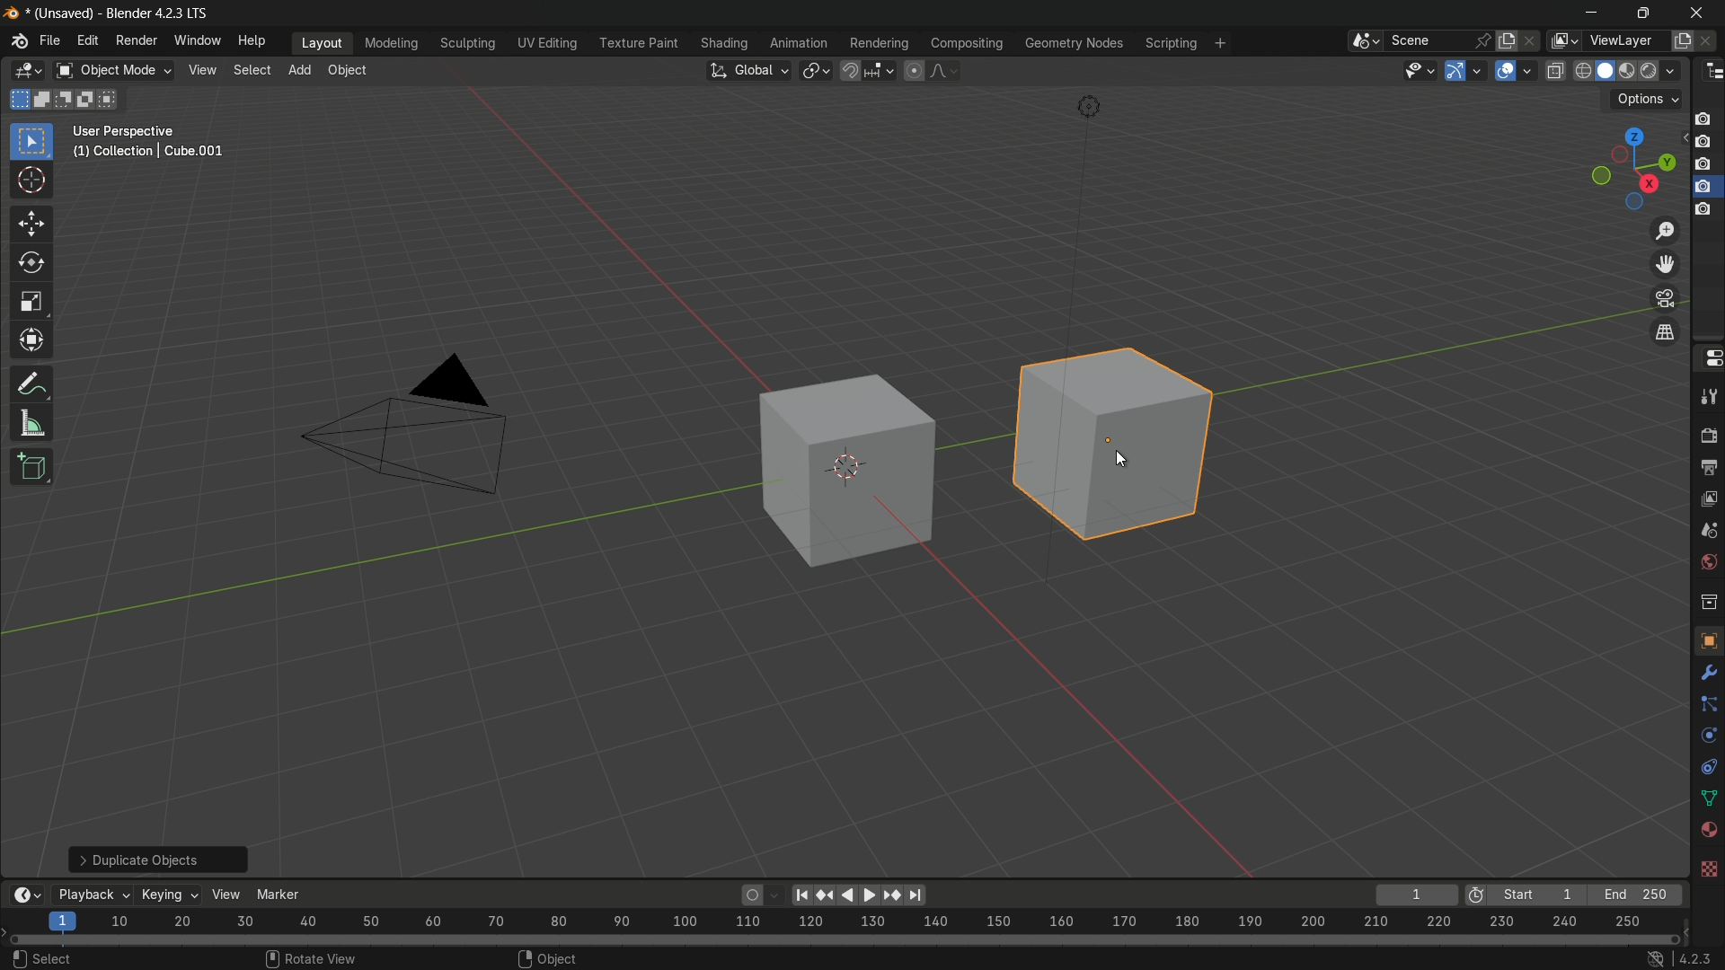 This screenshot has width=1725, height=970. I want to click on material, so click(1709, 830).